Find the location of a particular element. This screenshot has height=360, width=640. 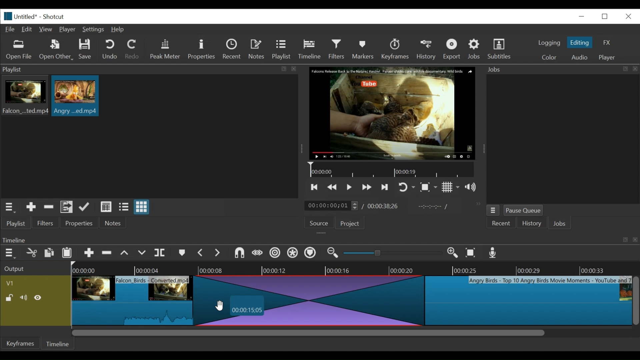

Filters is located at coordinates (338, 49).